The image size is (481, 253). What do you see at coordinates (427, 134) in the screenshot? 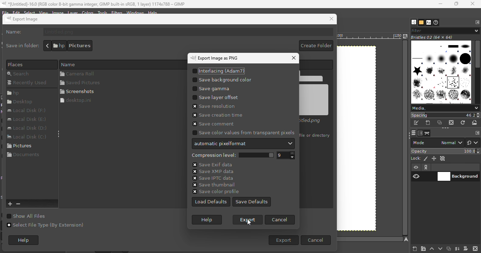
I see `Paths` at bounding box center [427, 134].